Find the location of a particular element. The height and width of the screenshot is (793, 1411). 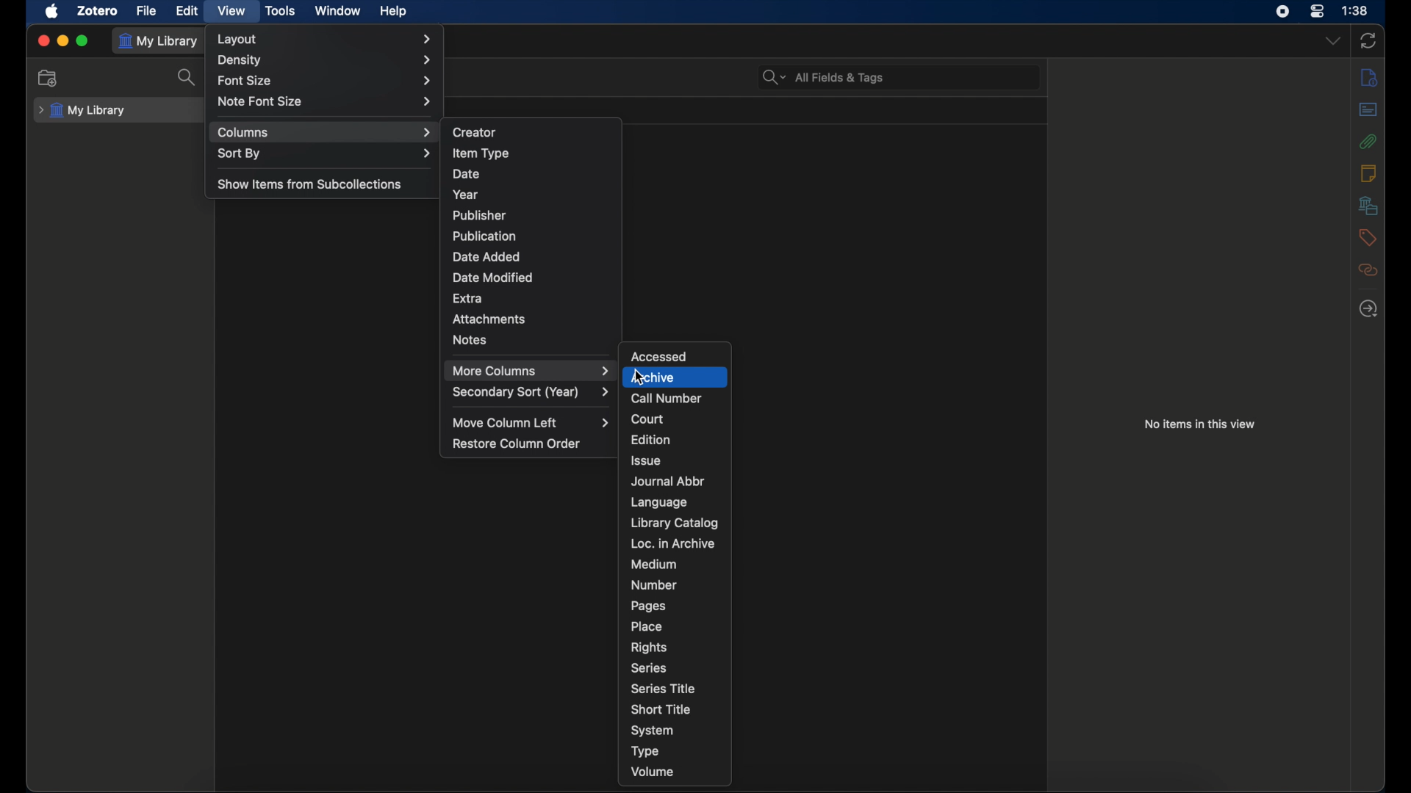

columns is located at coordinates (325, 131).